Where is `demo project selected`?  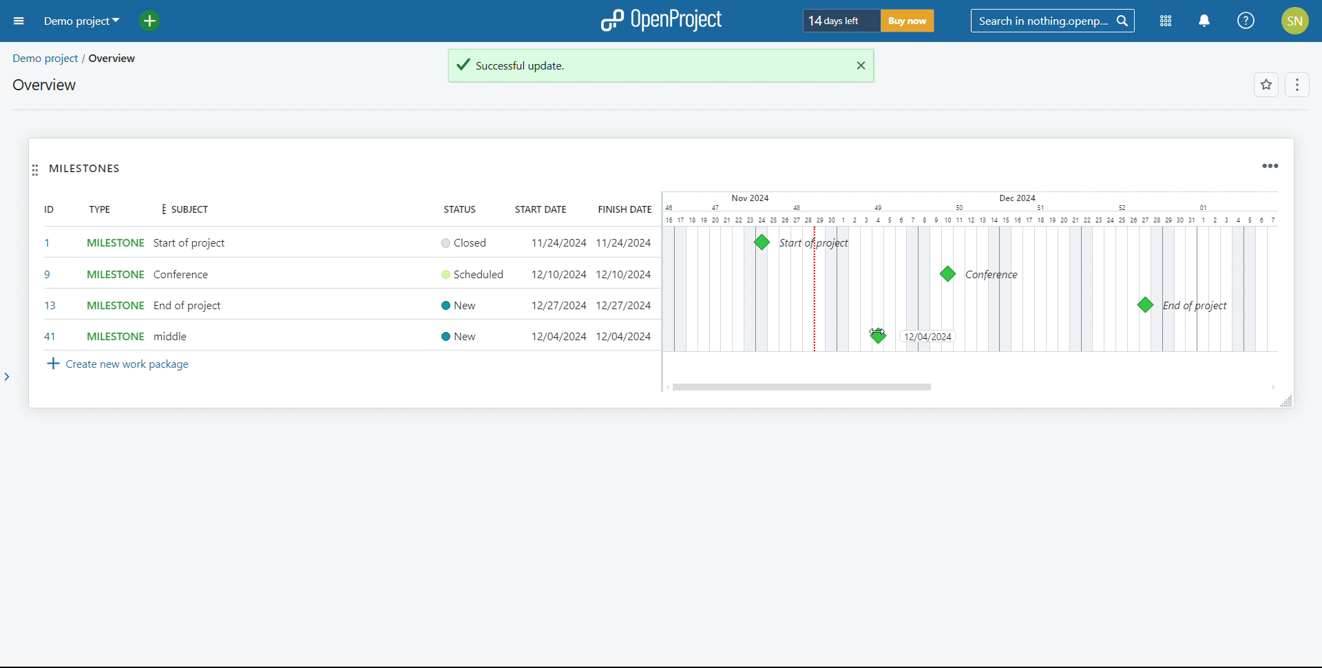
demo project selected is located at coordinates (81, 21).